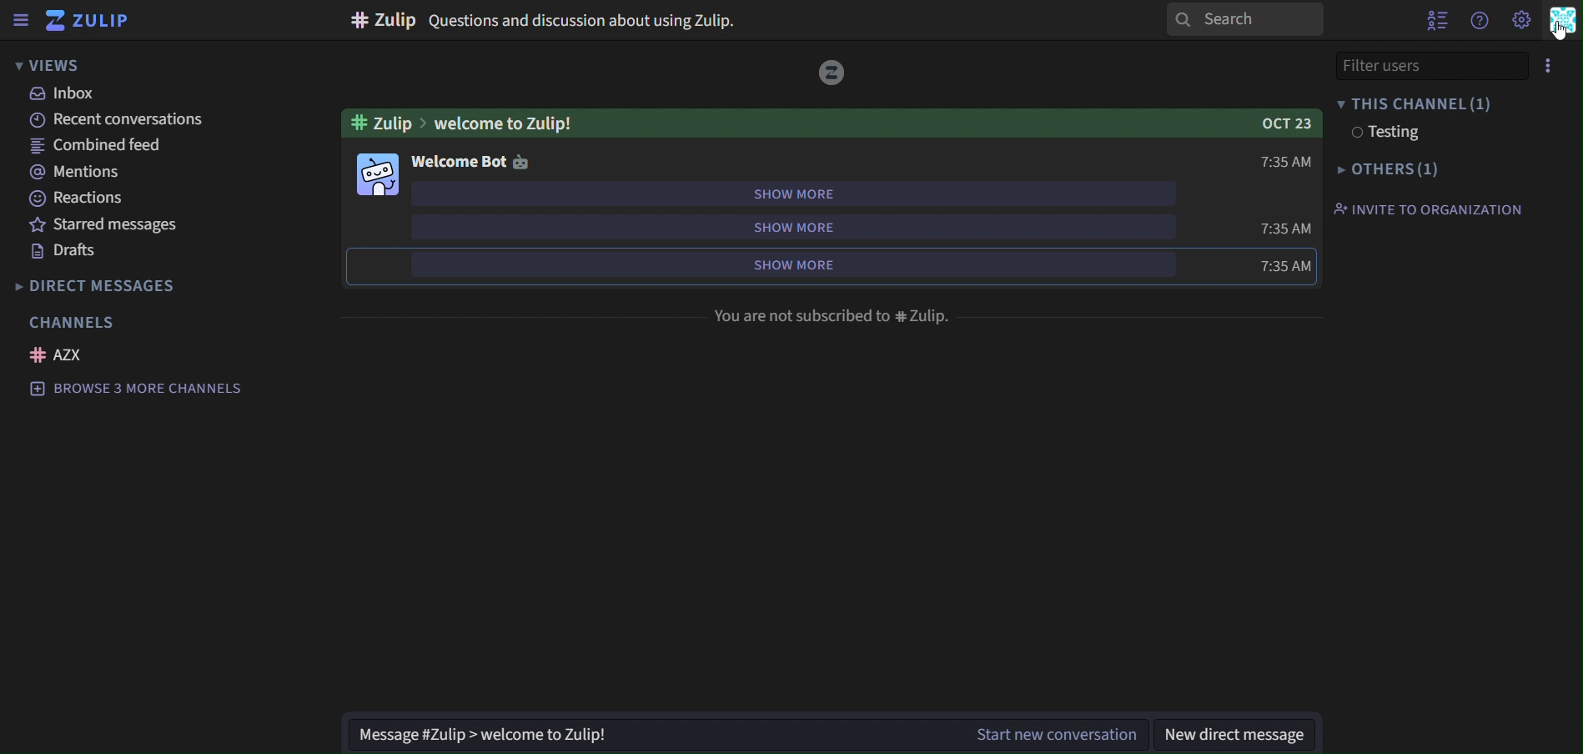  What do you see at coordinates (383, 121) in the screenshot?
I see `# zulip` at bounding box center [383, 121].